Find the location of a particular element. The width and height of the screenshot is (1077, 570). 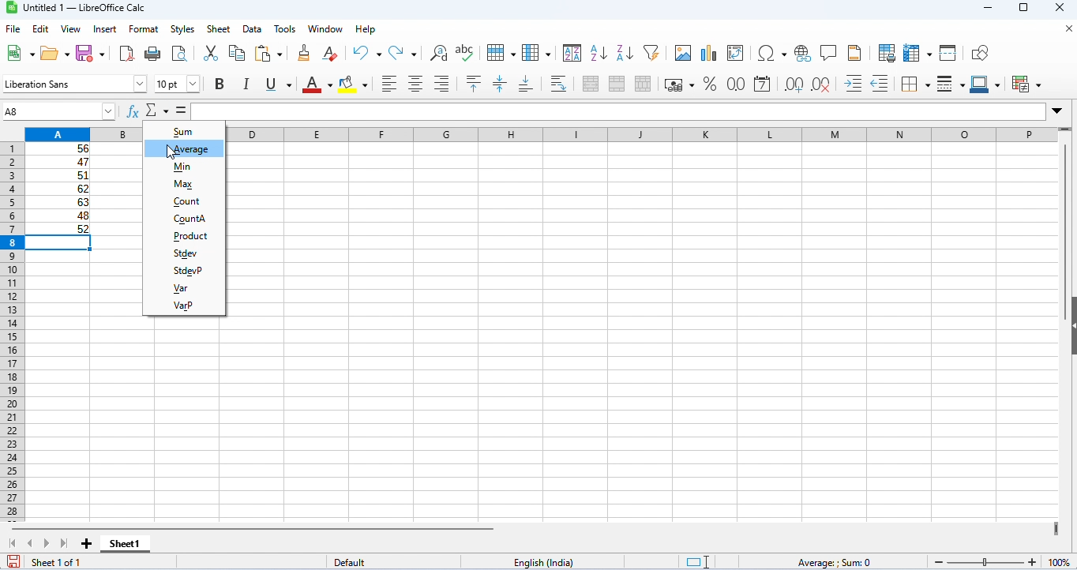

clone is located at coordinates (303, 52).